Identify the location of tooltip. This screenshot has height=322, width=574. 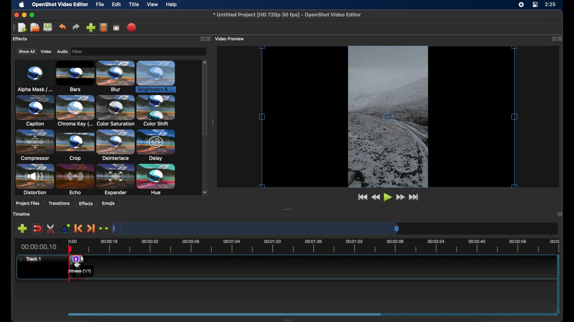
(80, 271).